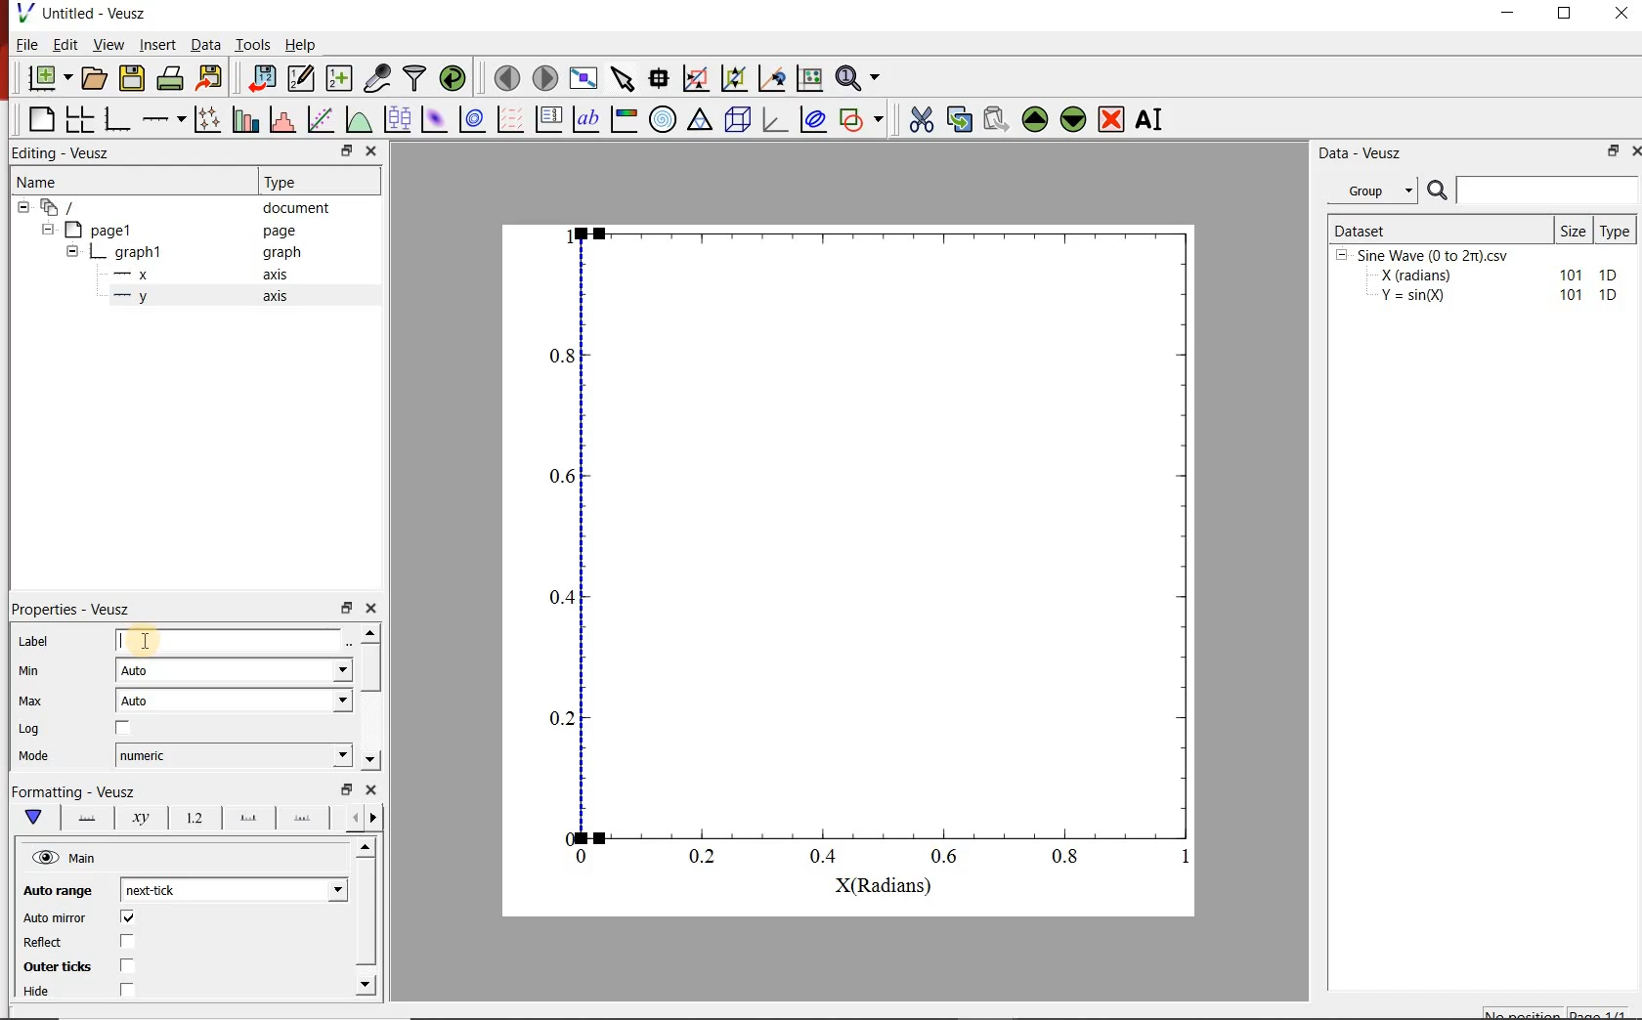 This screenshot has width=1642, height=1020. I want to click on Move left, so click(352, 817).